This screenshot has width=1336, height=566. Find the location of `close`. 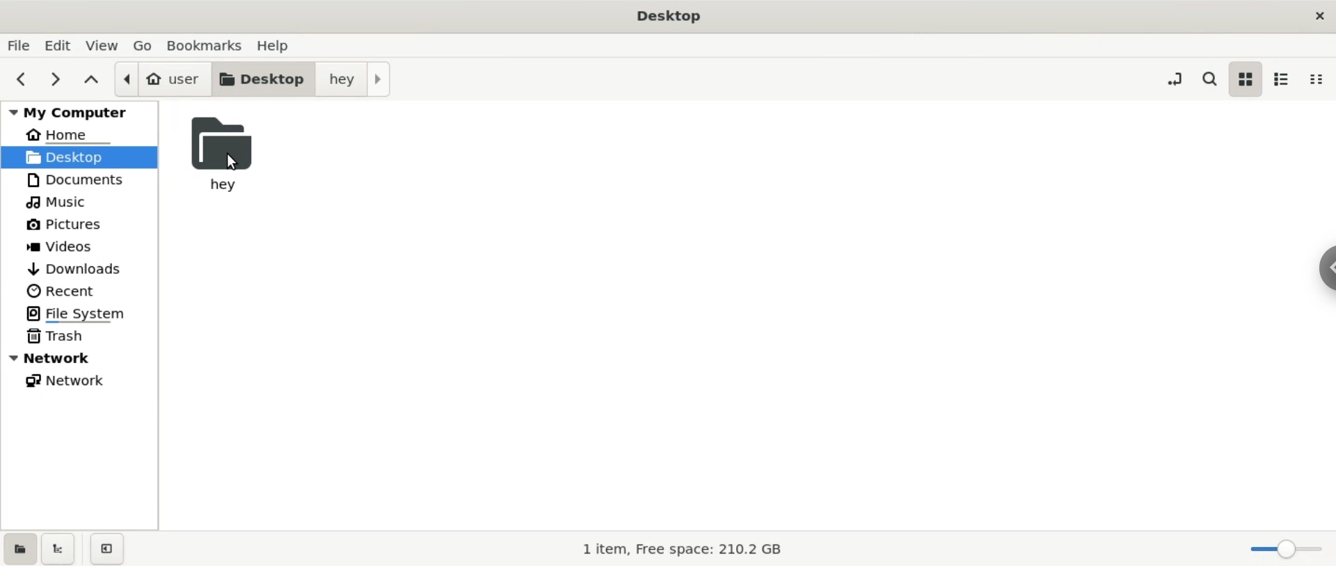

close is located at coordinates (1319, 14).